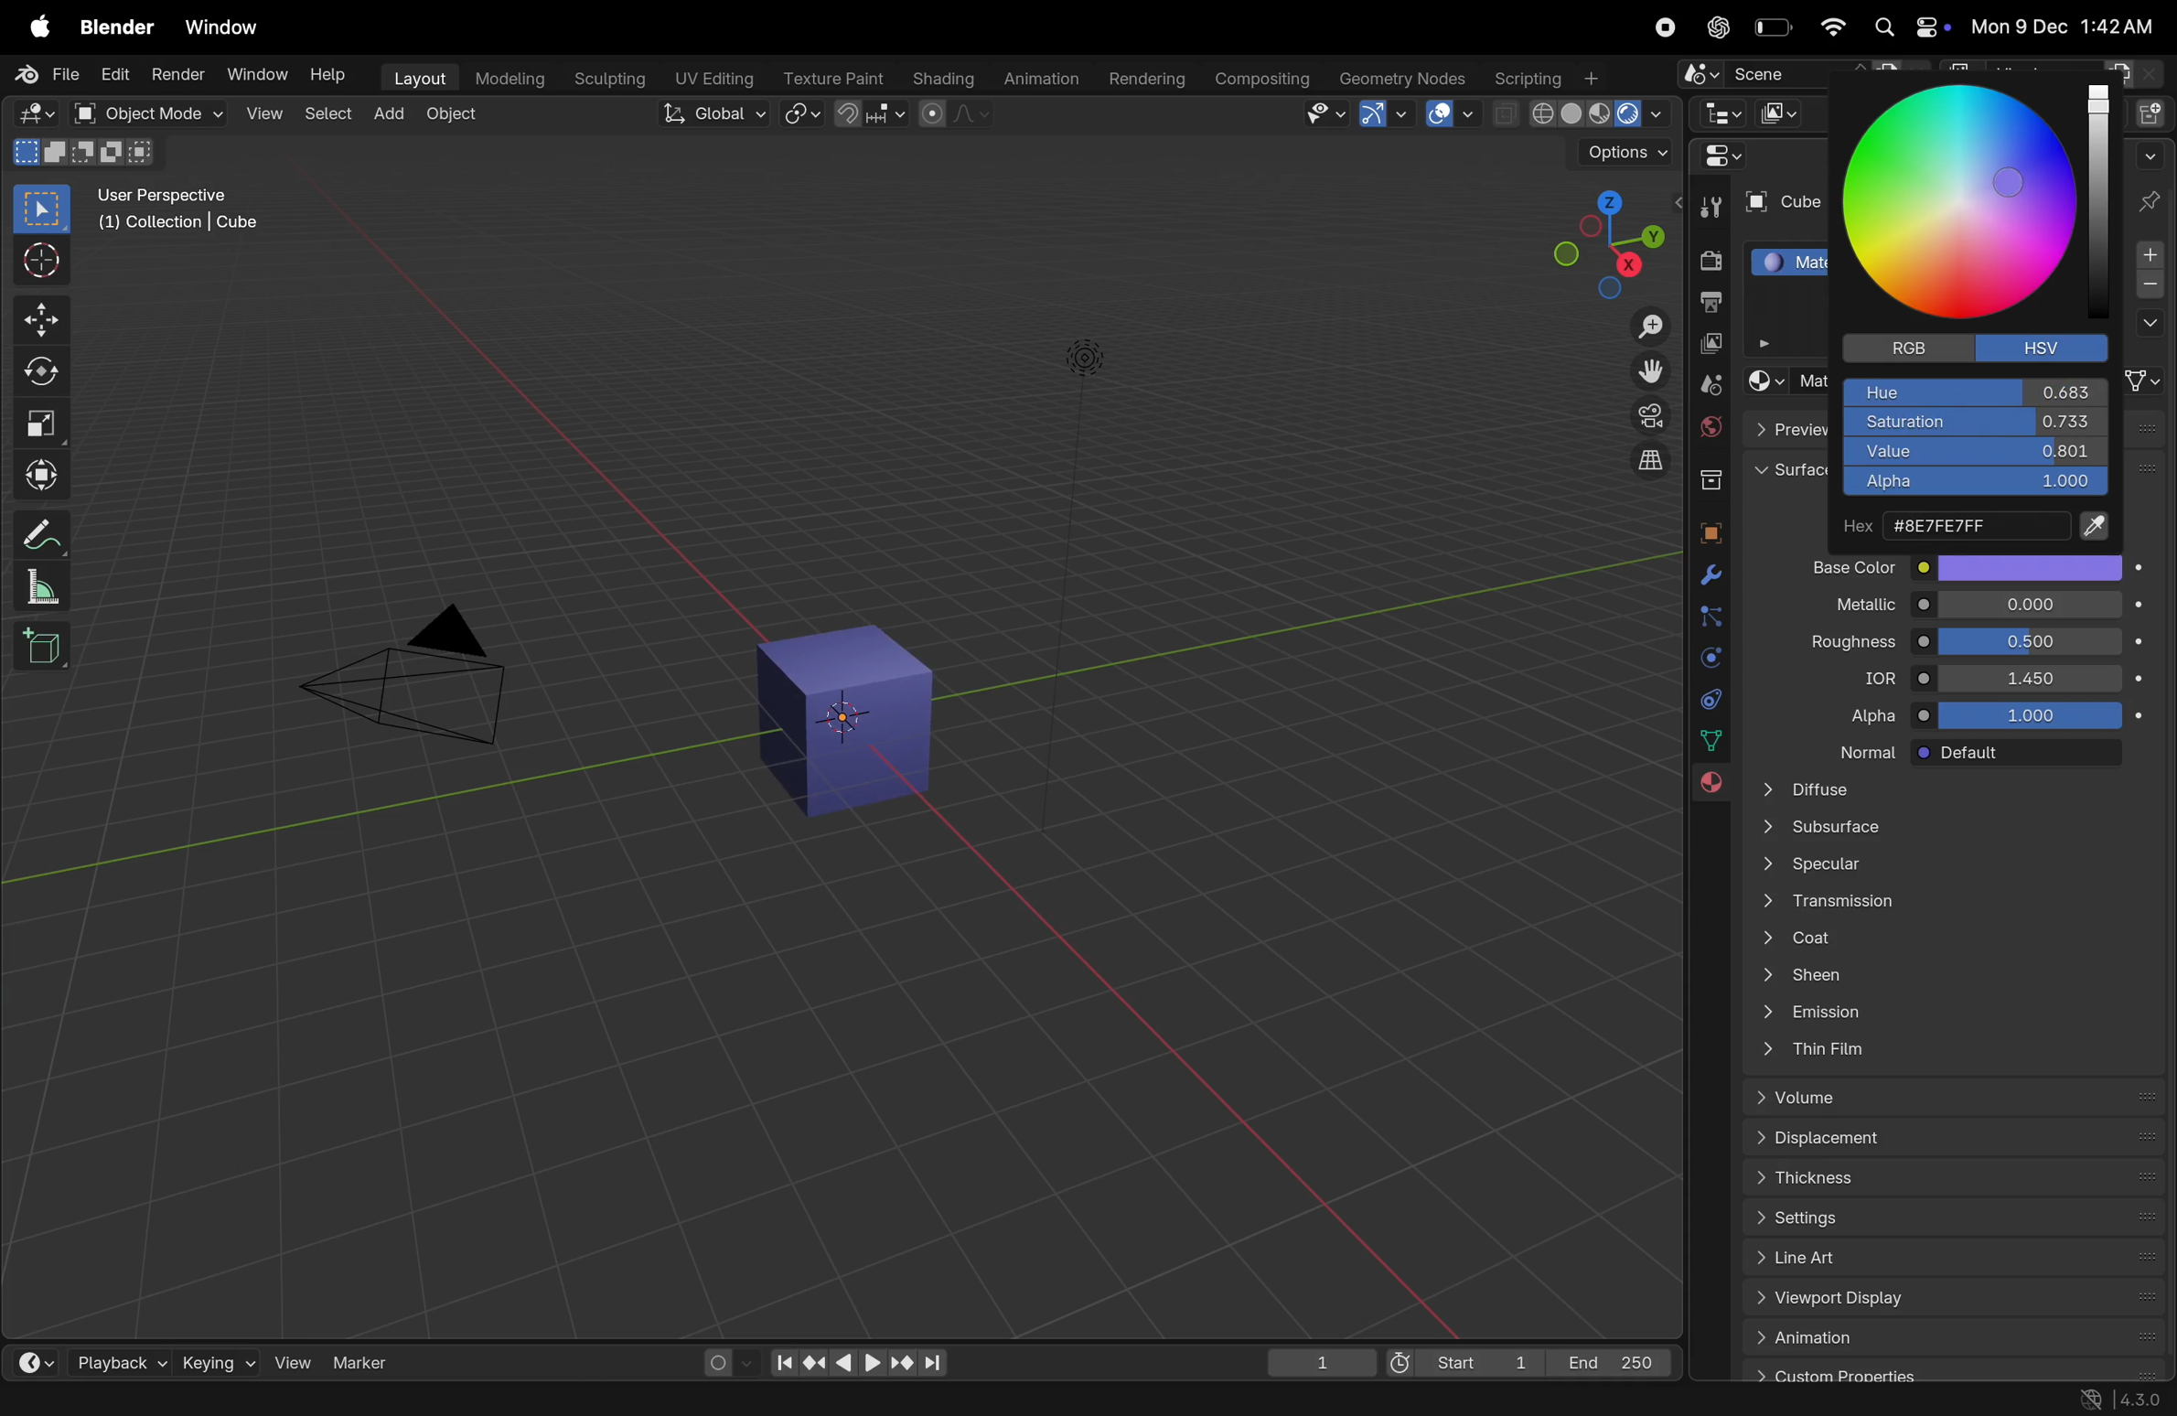 The height and width of the screenshot is (1416, 2177). Describe the element at coordinates (1707, 346) in the screenshot. I see `view layer` at that location.